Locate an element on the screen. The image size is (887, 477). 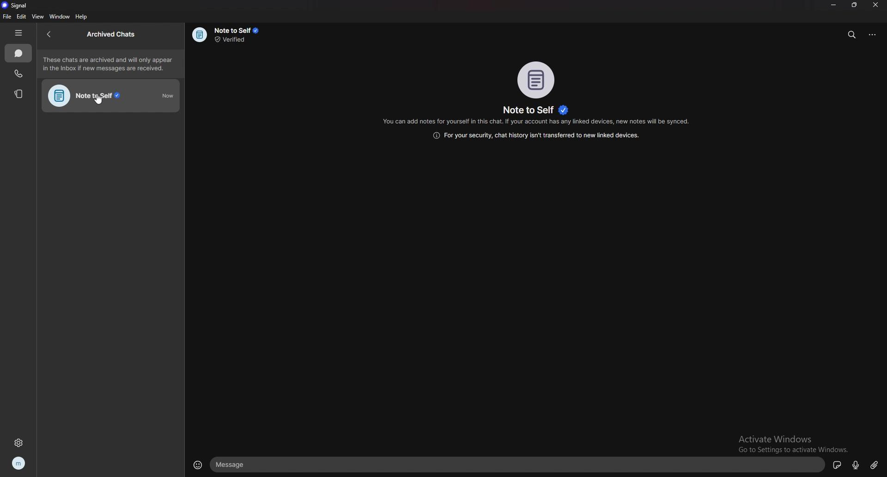
resize is located at coordinates (855, 5).